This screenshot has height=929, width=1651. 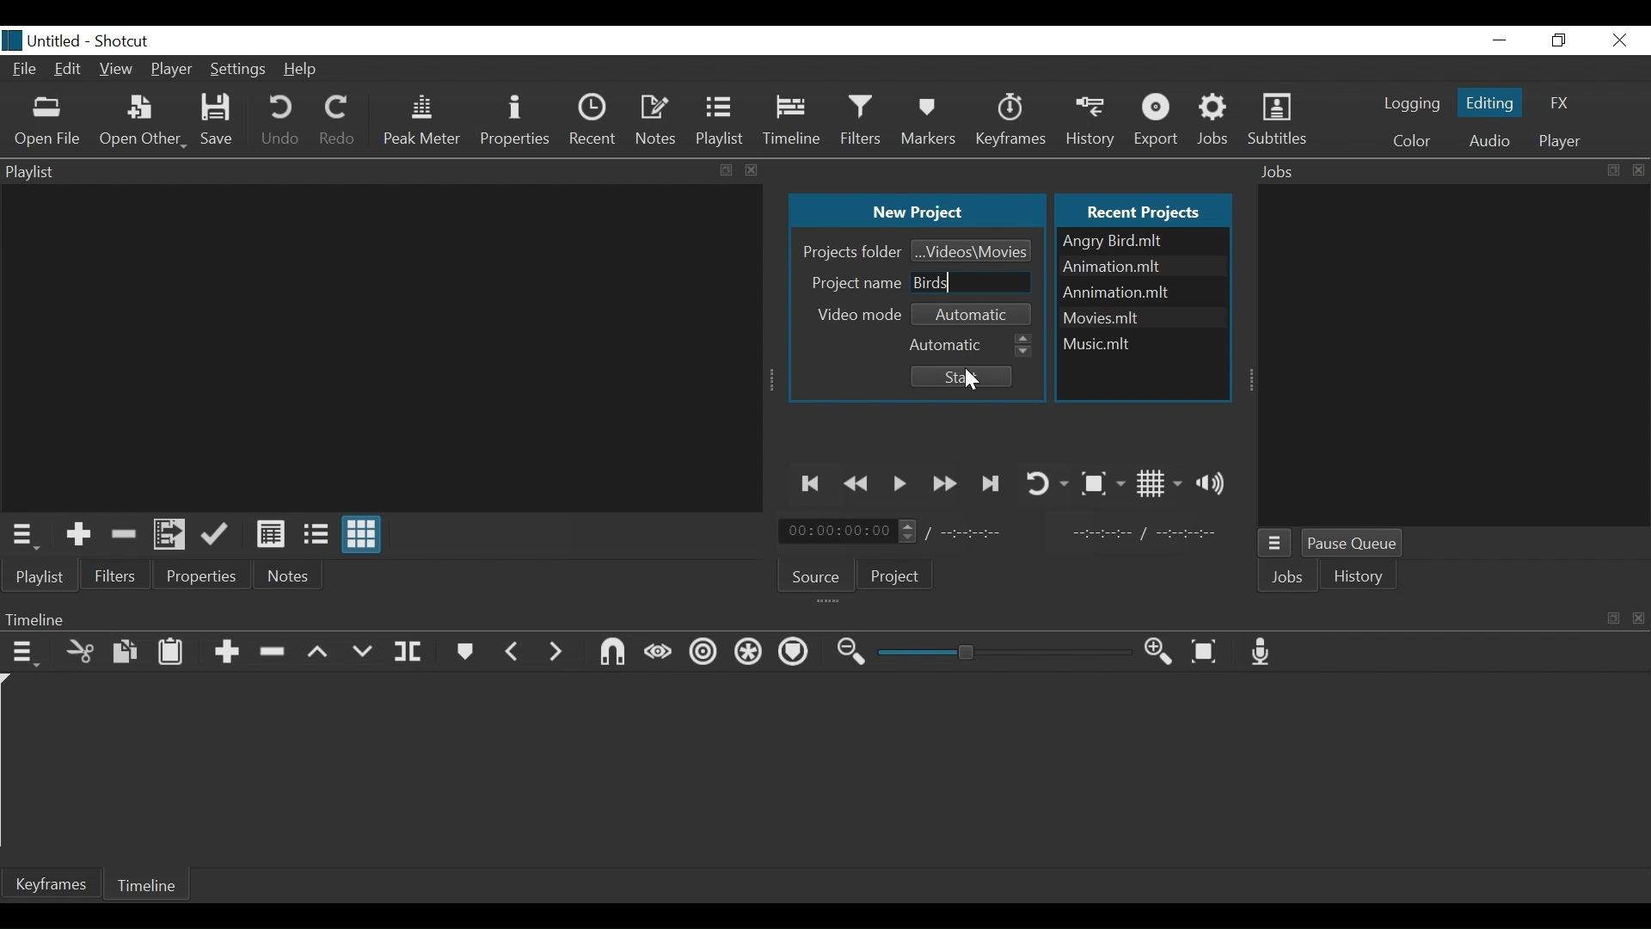 I want to click on Start, so click(x=958, y=377).